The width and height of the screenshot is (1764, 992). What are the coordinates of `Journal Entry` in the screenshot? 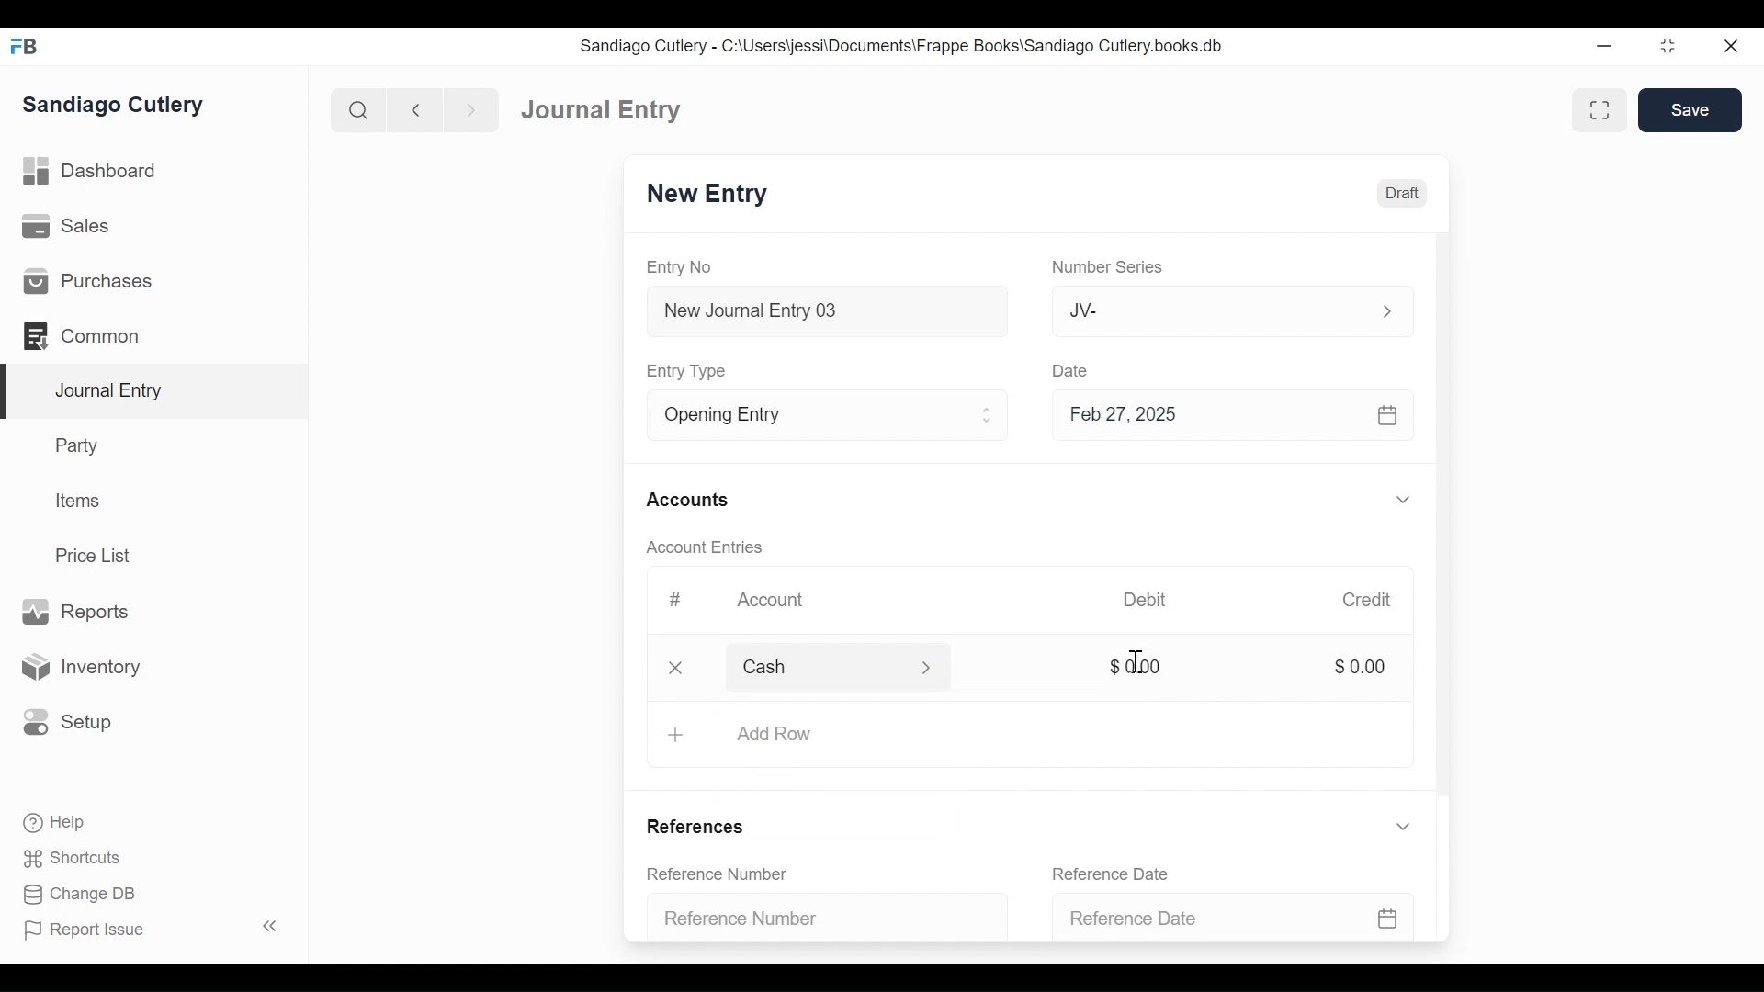 It's located at (604, 110).